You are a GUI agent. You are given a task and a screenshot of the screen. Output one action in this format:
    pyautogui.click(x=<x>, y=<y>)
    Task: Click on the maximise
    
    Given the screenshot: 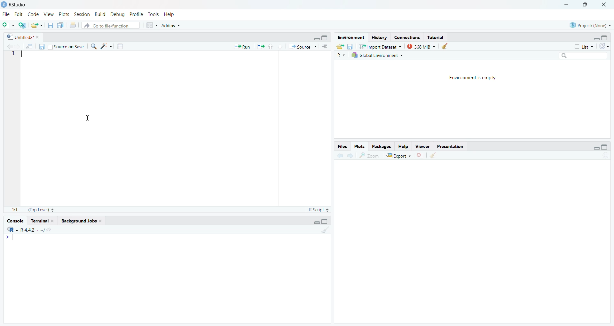 What is the action you would take?
    pyautogui.click(x=326, y=37)
    